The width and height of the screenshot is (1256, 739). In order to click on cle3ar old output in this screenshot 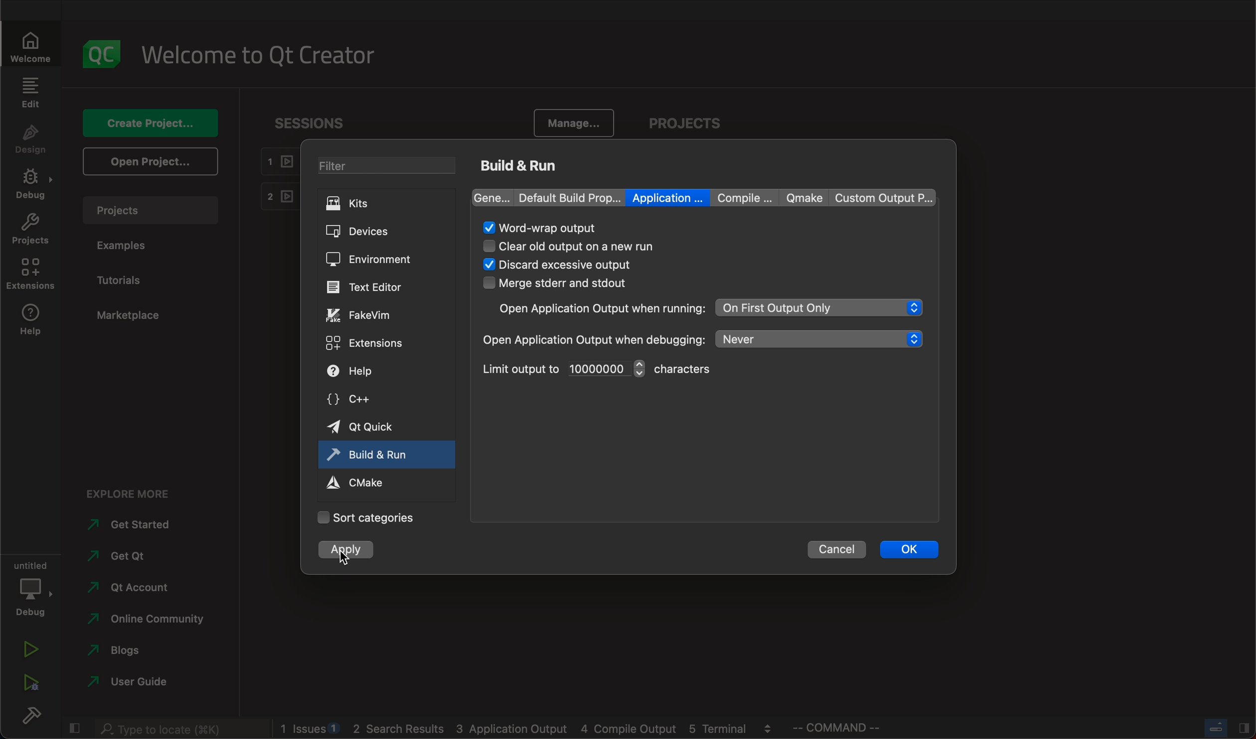, I will do `click(592, 246)`.